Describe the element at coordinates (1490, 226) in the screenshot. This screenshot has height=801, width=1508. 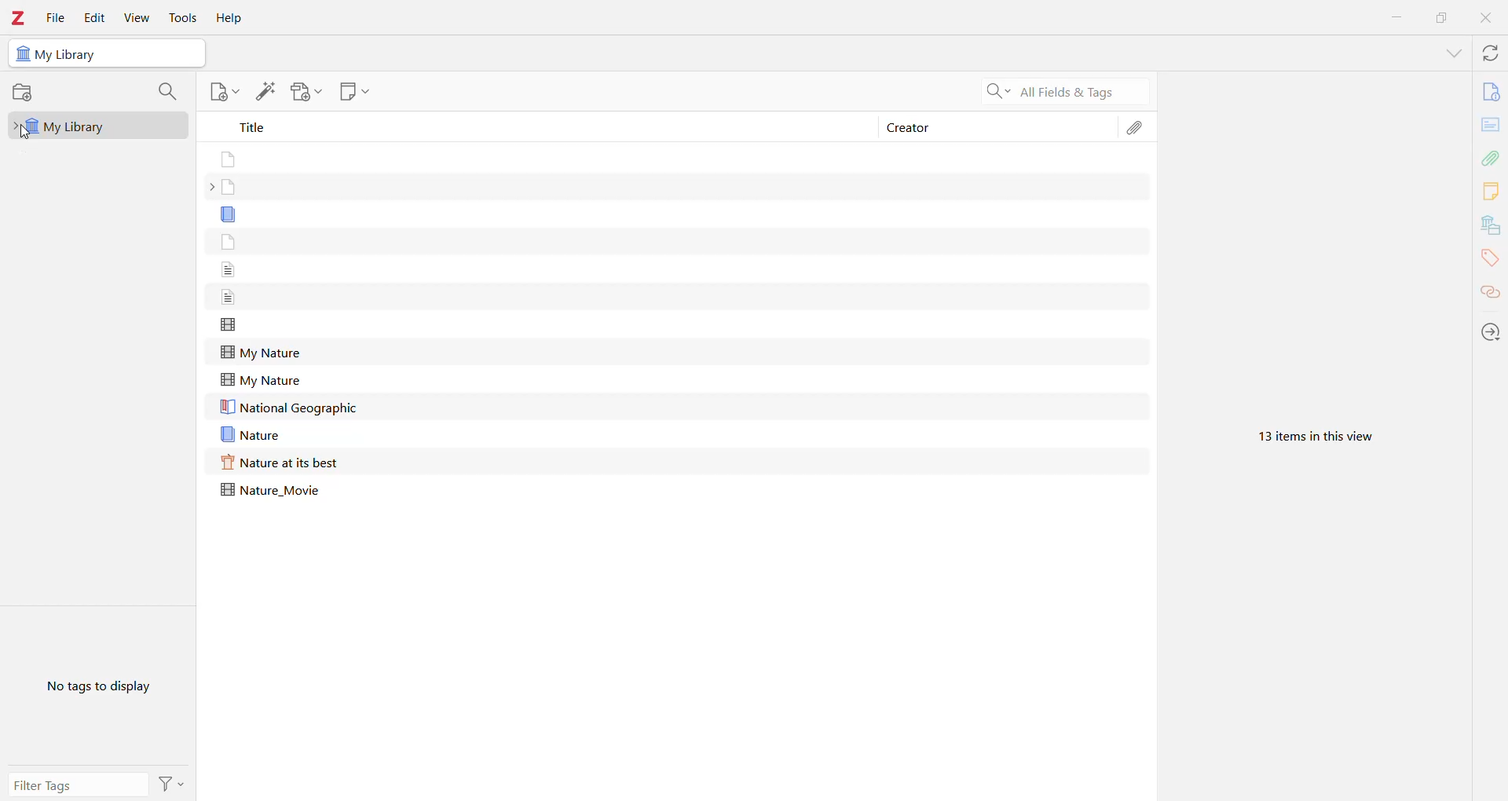
I see `Libraries and Collections` at that location.